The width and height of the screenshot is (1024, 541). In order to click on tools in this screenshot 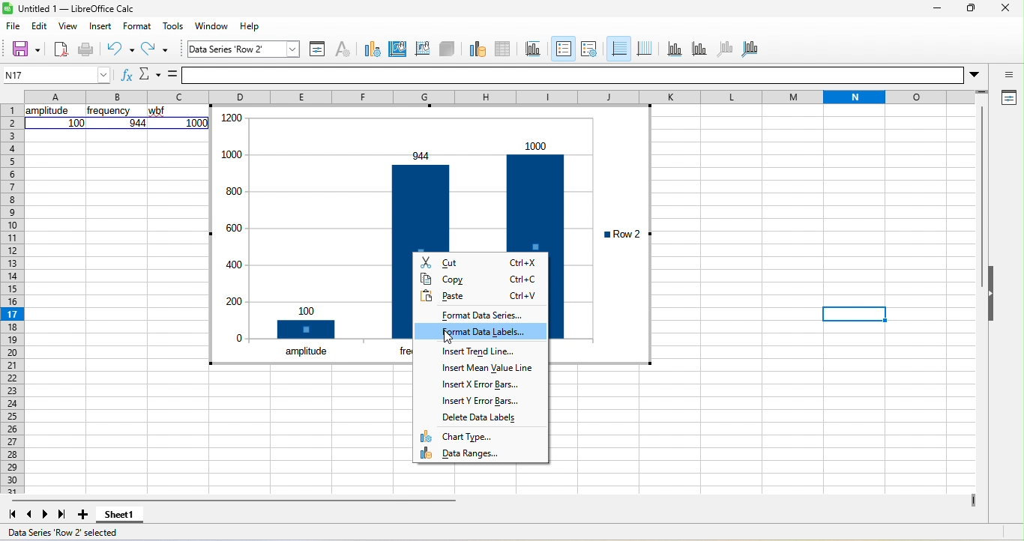, I will do `click(172, 25)`.